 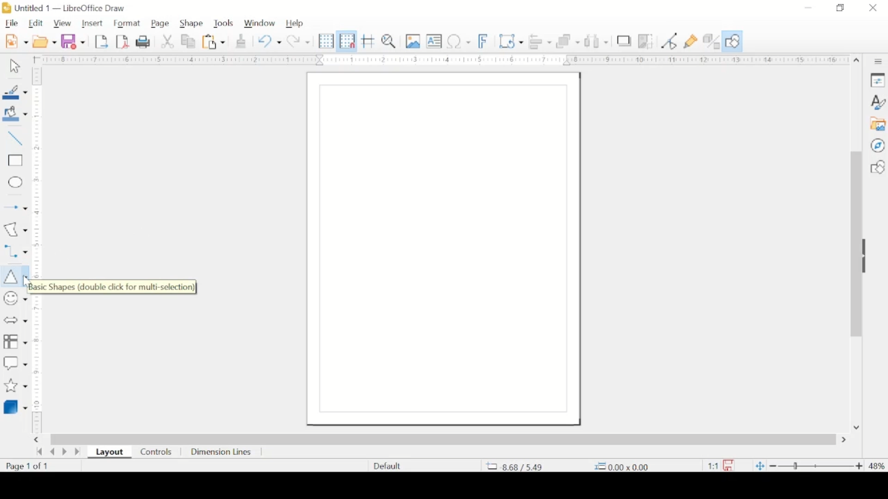 What do you see at coordinates (67, 8) in the screenshot?
I see `untitled 1 - libreoffice draw` at bounding box center [67, 8].